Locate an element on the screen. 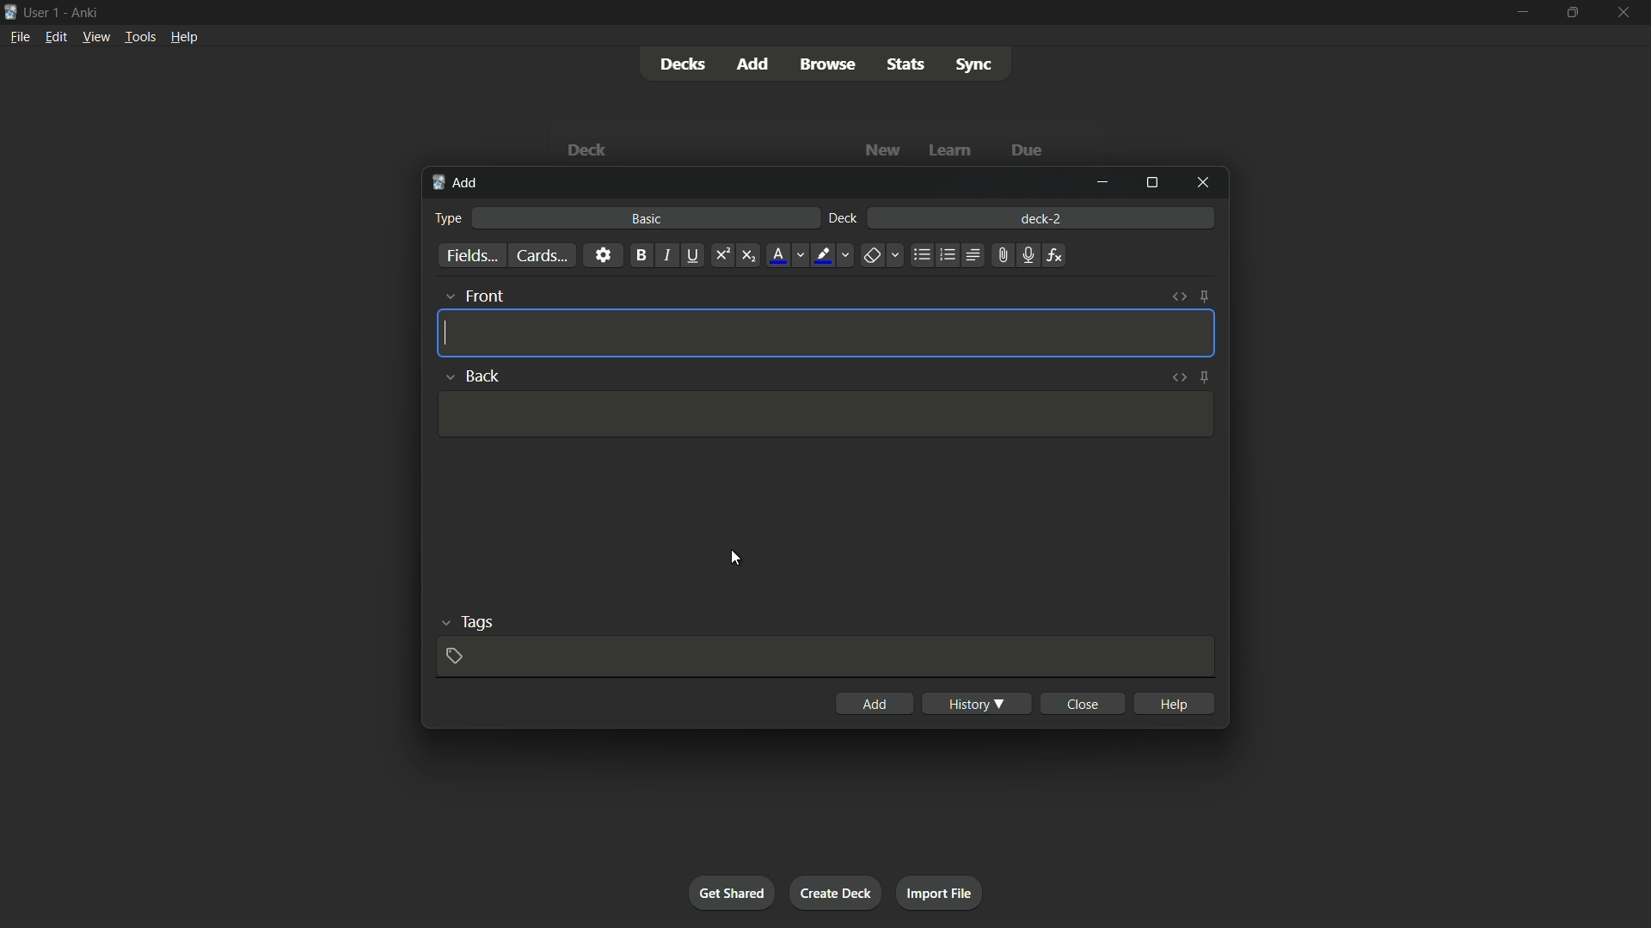  highlight text is located at coordinates (835, 256).